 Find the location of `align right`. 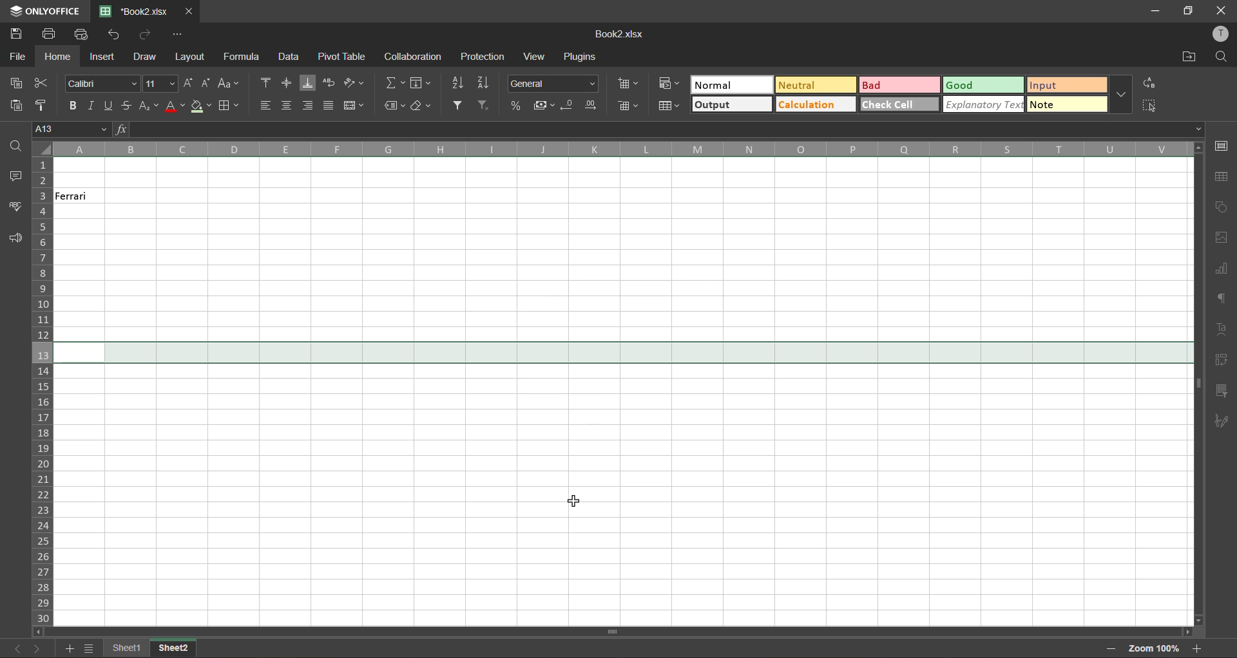

align right is located at coordinates (310, 104).